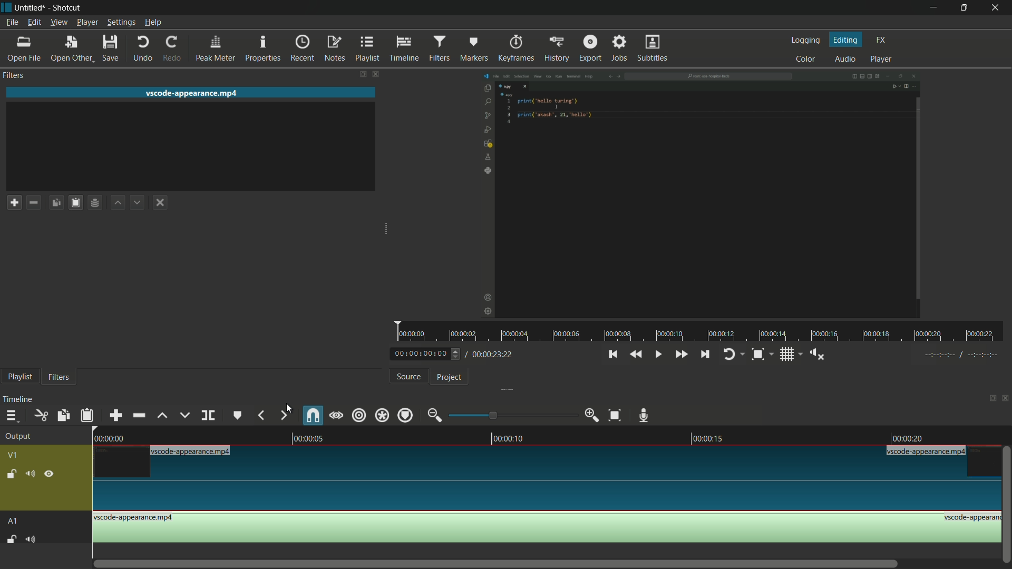 This screenshot has width=1012, height=569. Describe the element at coordinates (87, 23) in the screenshot. I see `player menu` at that location.